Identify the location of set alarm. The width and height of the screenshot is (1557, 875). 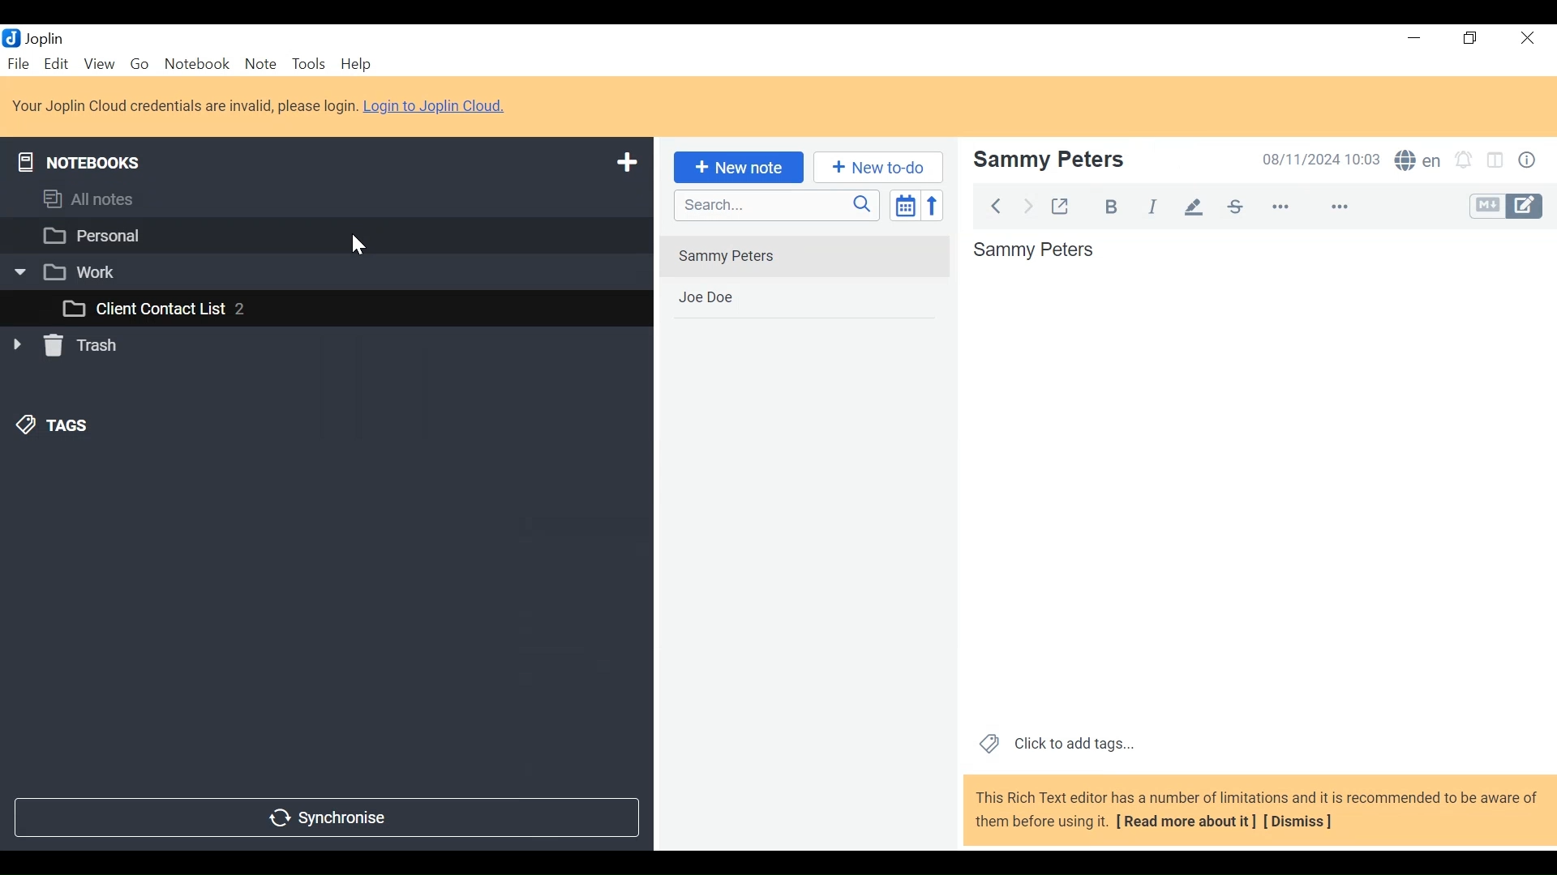
(1461, 160).